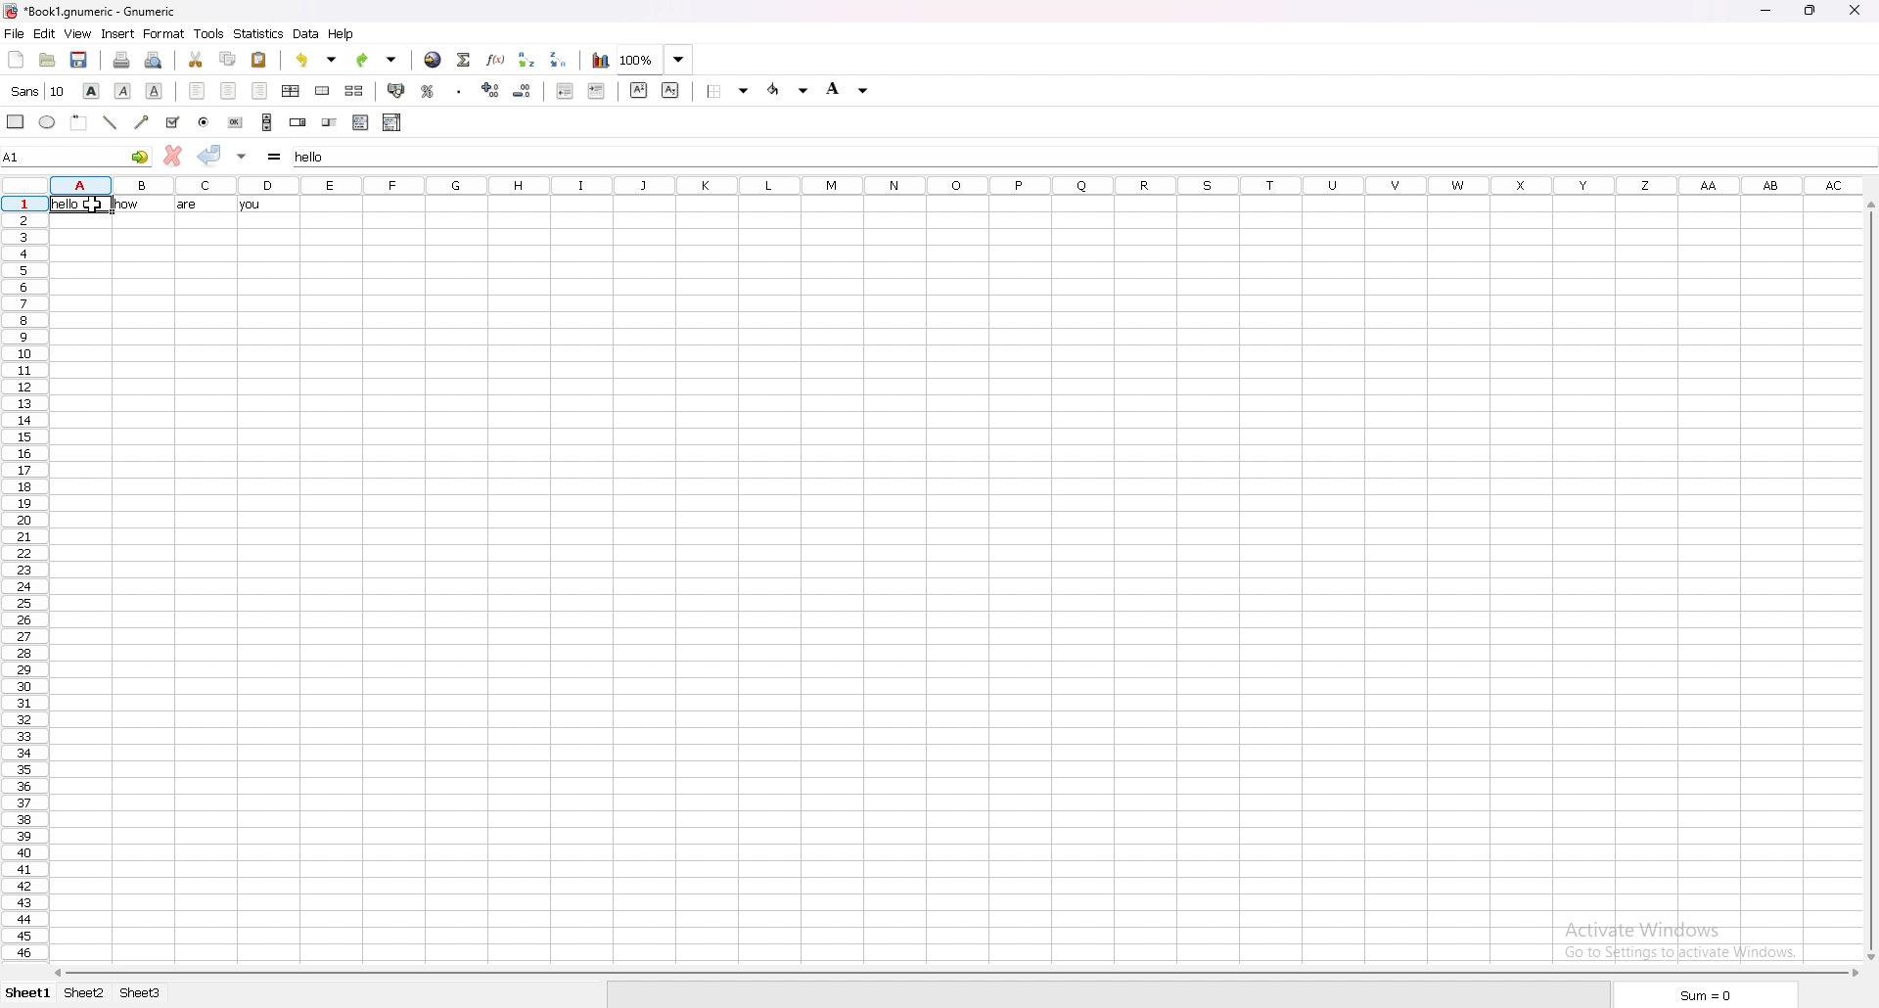 The width and height of the screenshot is (1879, 1008). I want to click on chart, so click(601, 60).